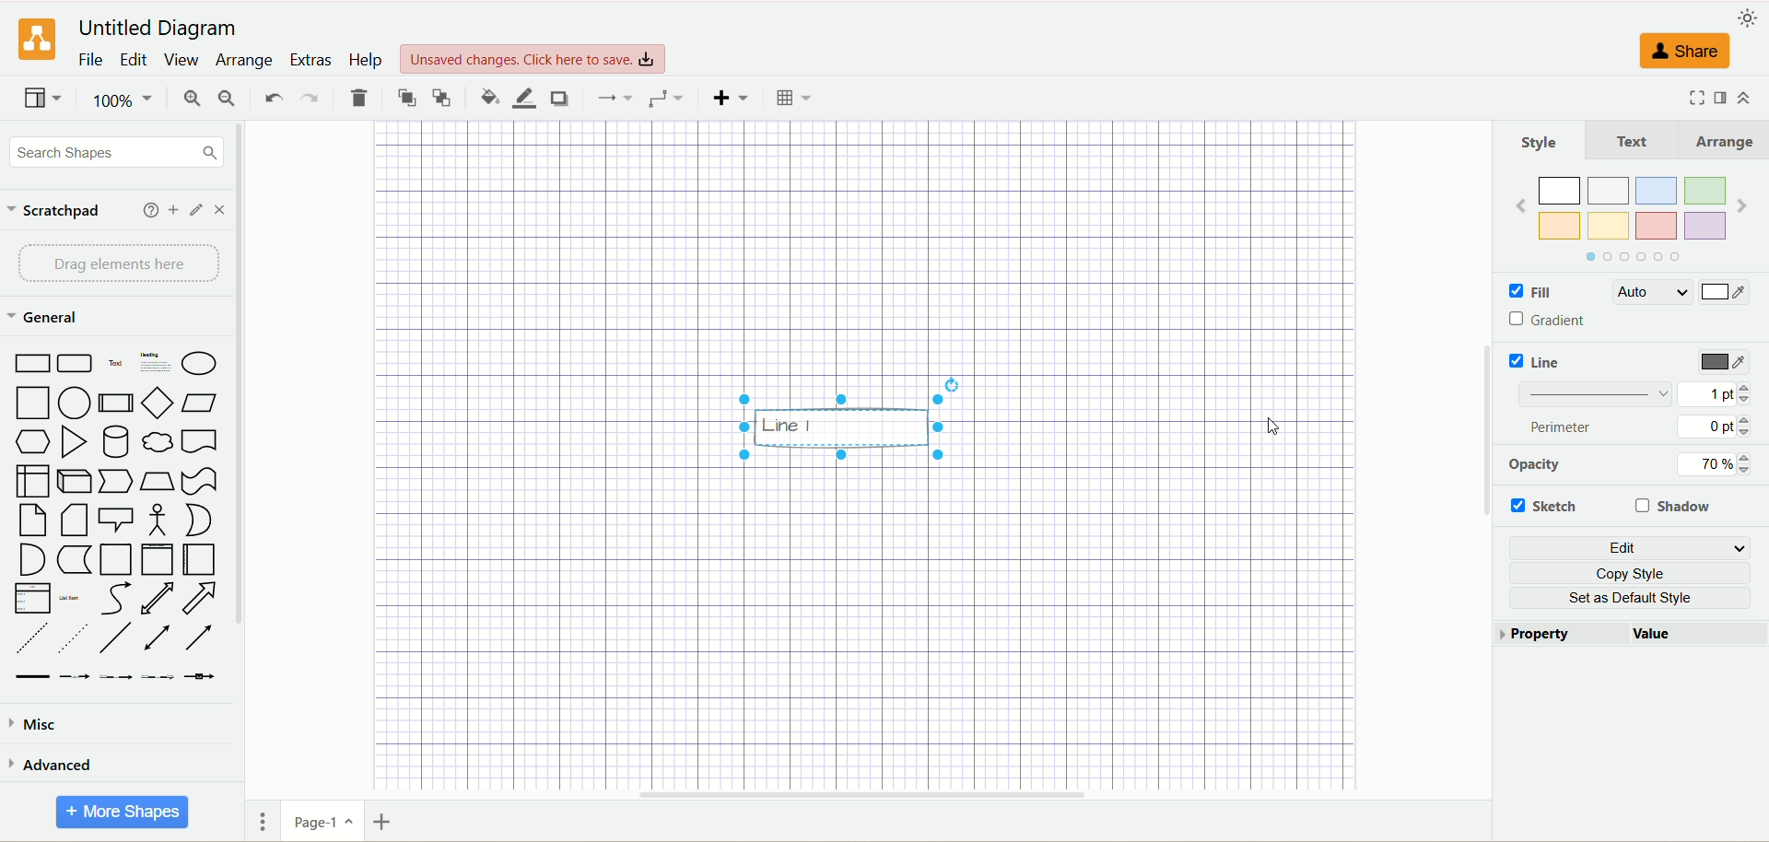  What do you see at coordinates (158, 522) in the screenshot?
I see `Actor` at bounding box center [158, 522].